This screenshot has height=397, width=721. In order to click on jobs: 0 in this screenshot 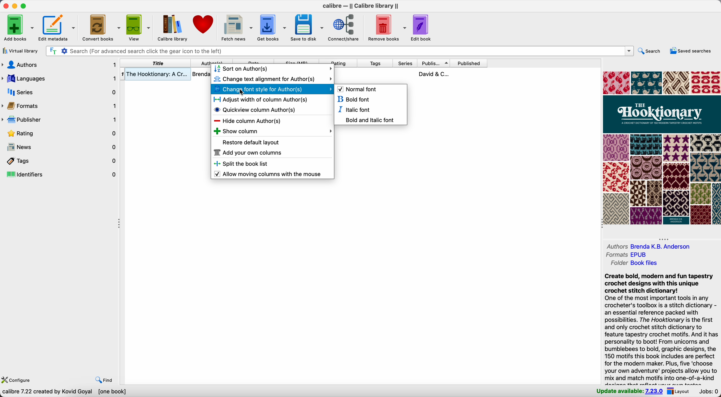, I will do `click(709, 392)`.